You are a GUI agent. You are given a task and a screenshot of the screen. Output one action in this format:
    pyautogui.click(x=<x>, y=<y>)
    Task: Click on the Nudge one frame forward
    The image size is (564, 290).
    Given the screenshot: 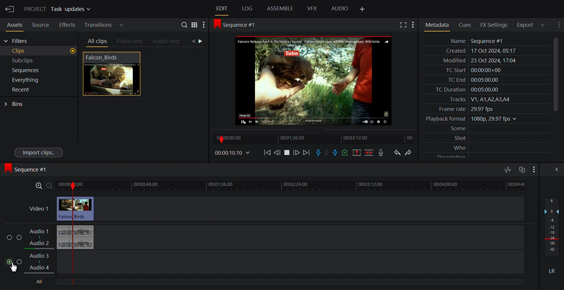 What is the action you would take?
    pyautogui.click(x=278, y=154)
    